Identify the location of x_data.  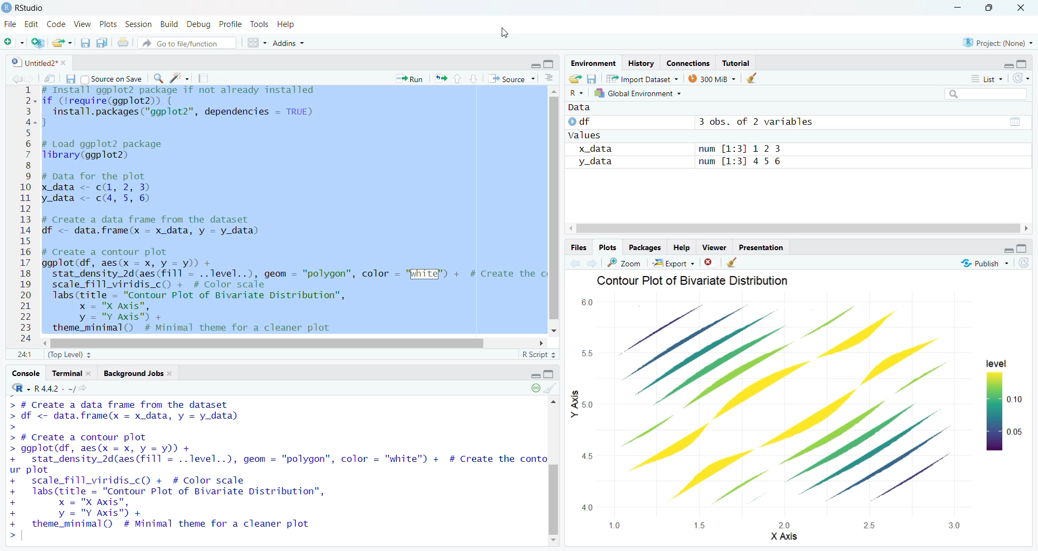
(591, 149).